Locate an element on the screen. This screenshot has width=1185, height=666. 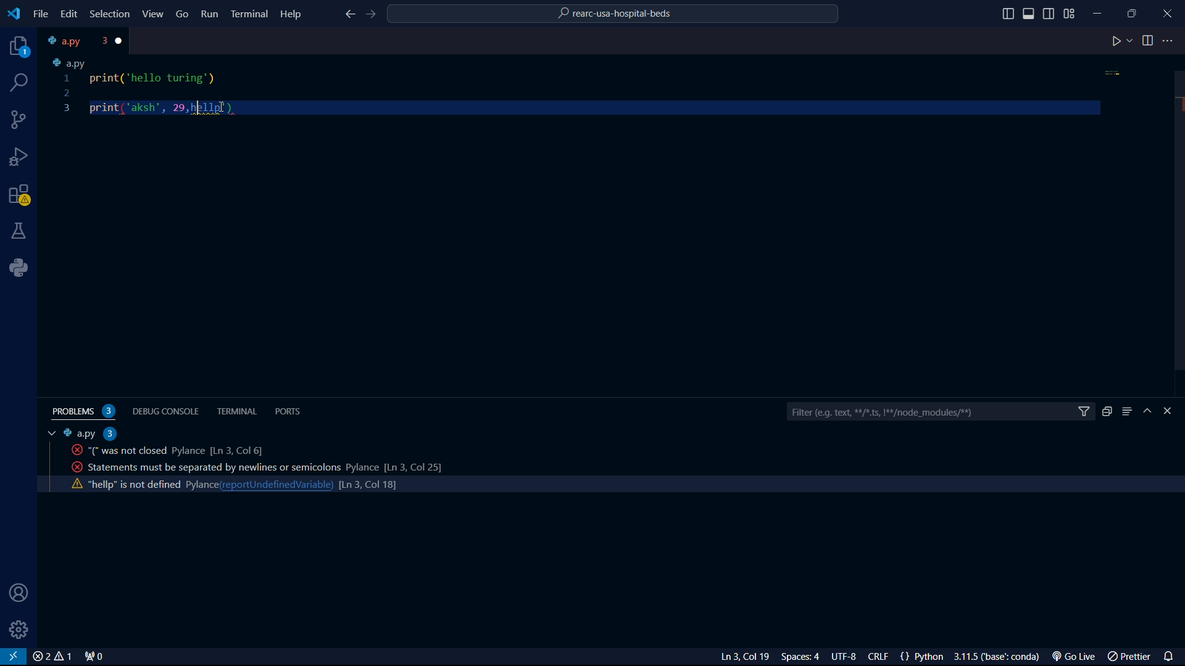
notifications is located at coordinates (1171, 655).